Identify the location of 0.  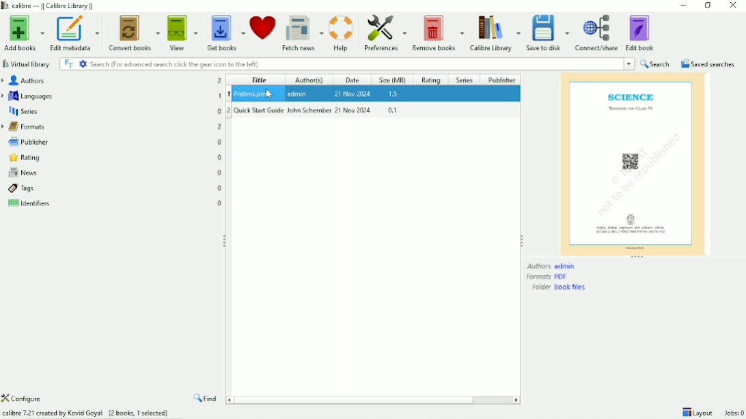
(220, 142).